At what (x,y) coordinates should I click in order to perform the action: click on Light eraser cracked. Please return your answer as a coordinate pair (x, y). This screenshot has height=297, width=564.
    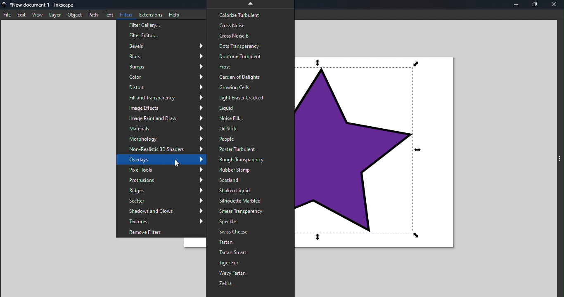
    Looking at the image, I should click on (248, 98).